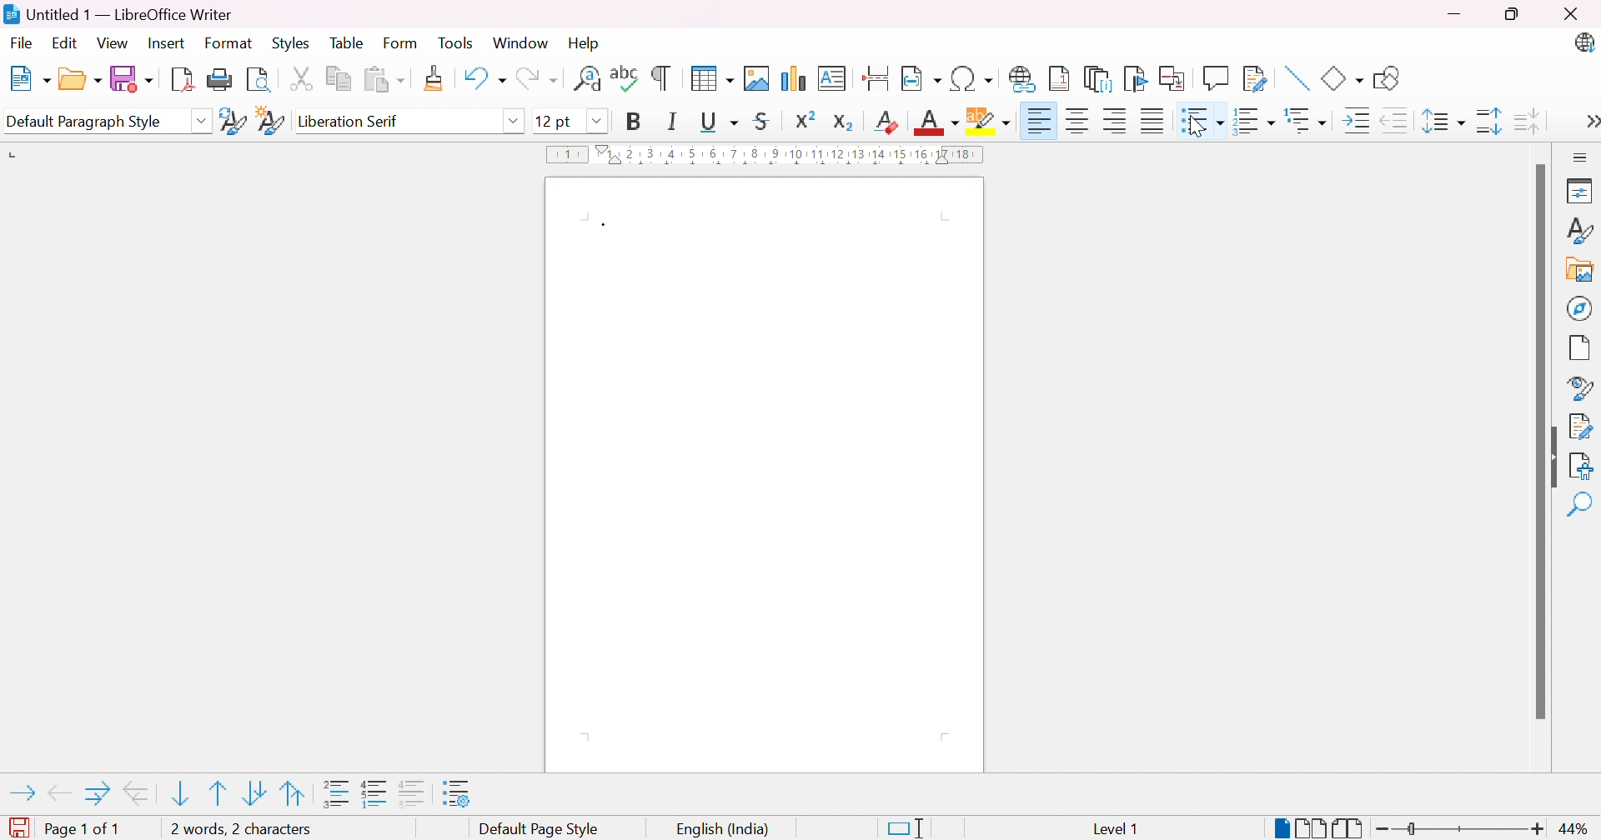 The image size is (1601, 840). Describe the element at coordinates (1529, 122) in the screenshot. I see `Decrease paragraph spacing` at that location.